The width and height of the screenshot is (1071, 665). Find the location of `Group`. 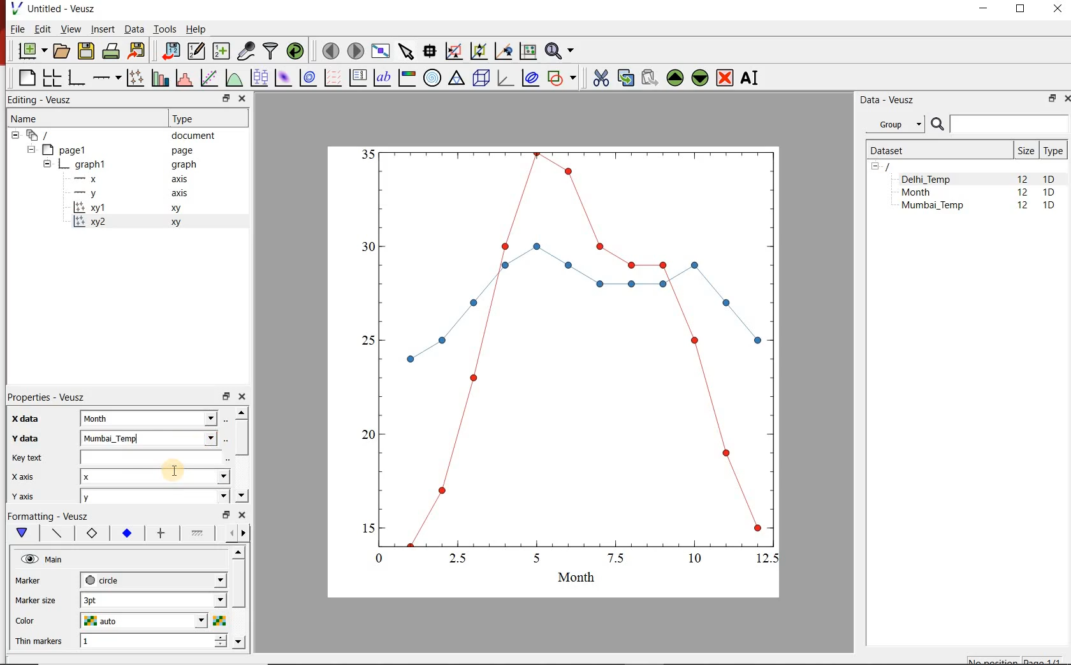

Group is located at coordinates (895, 123).